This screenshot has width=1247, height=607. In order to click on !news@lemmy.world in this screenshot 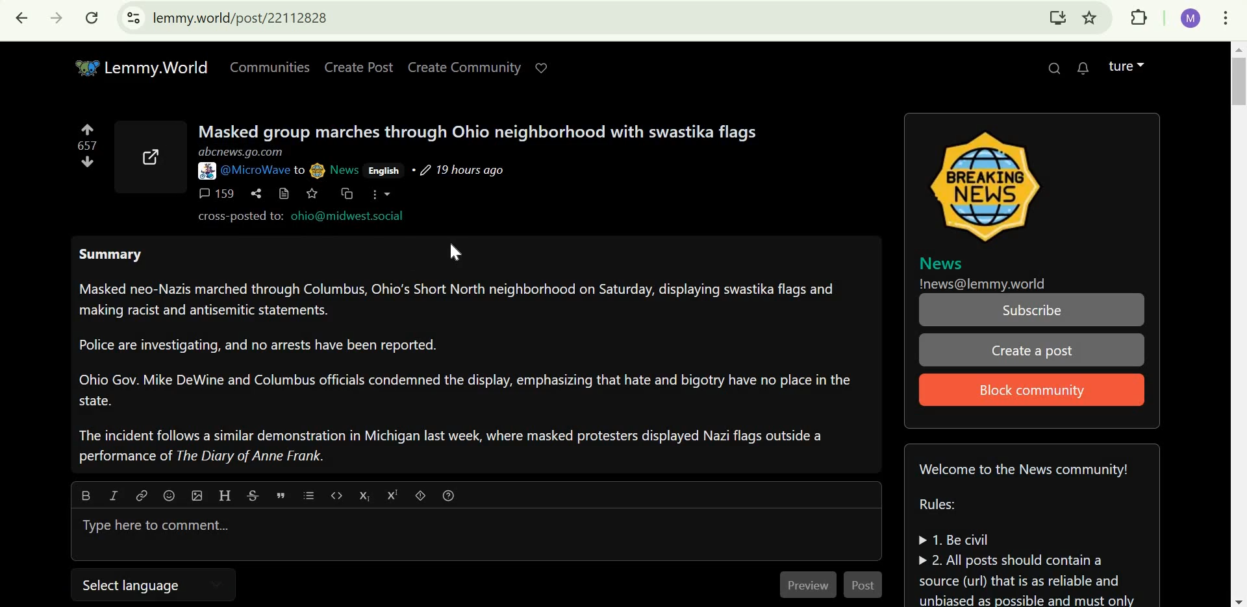, I will do `click(985, 284)`.